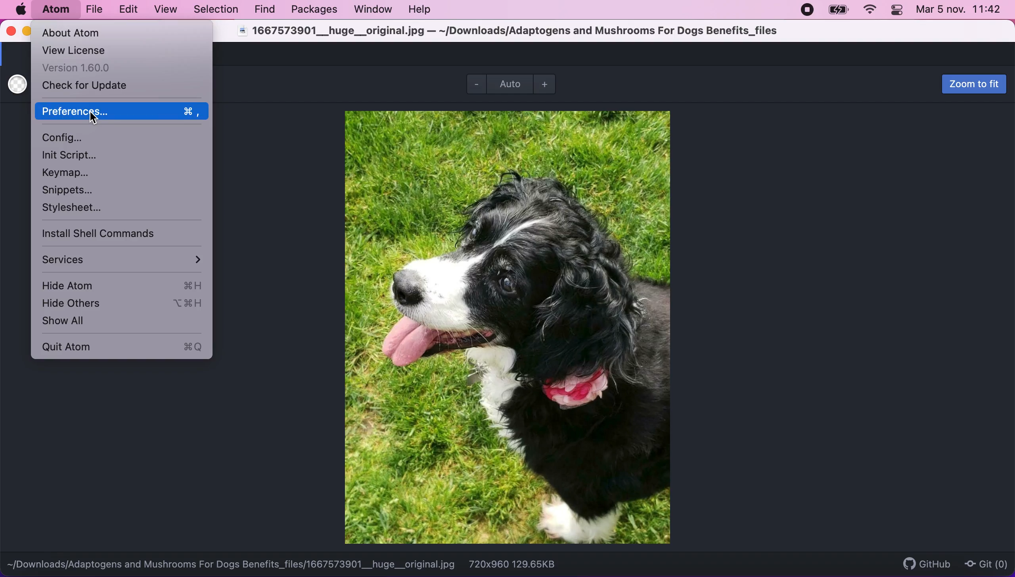 The image size is (1015, 577). I want to click on find, so click(262, 9).